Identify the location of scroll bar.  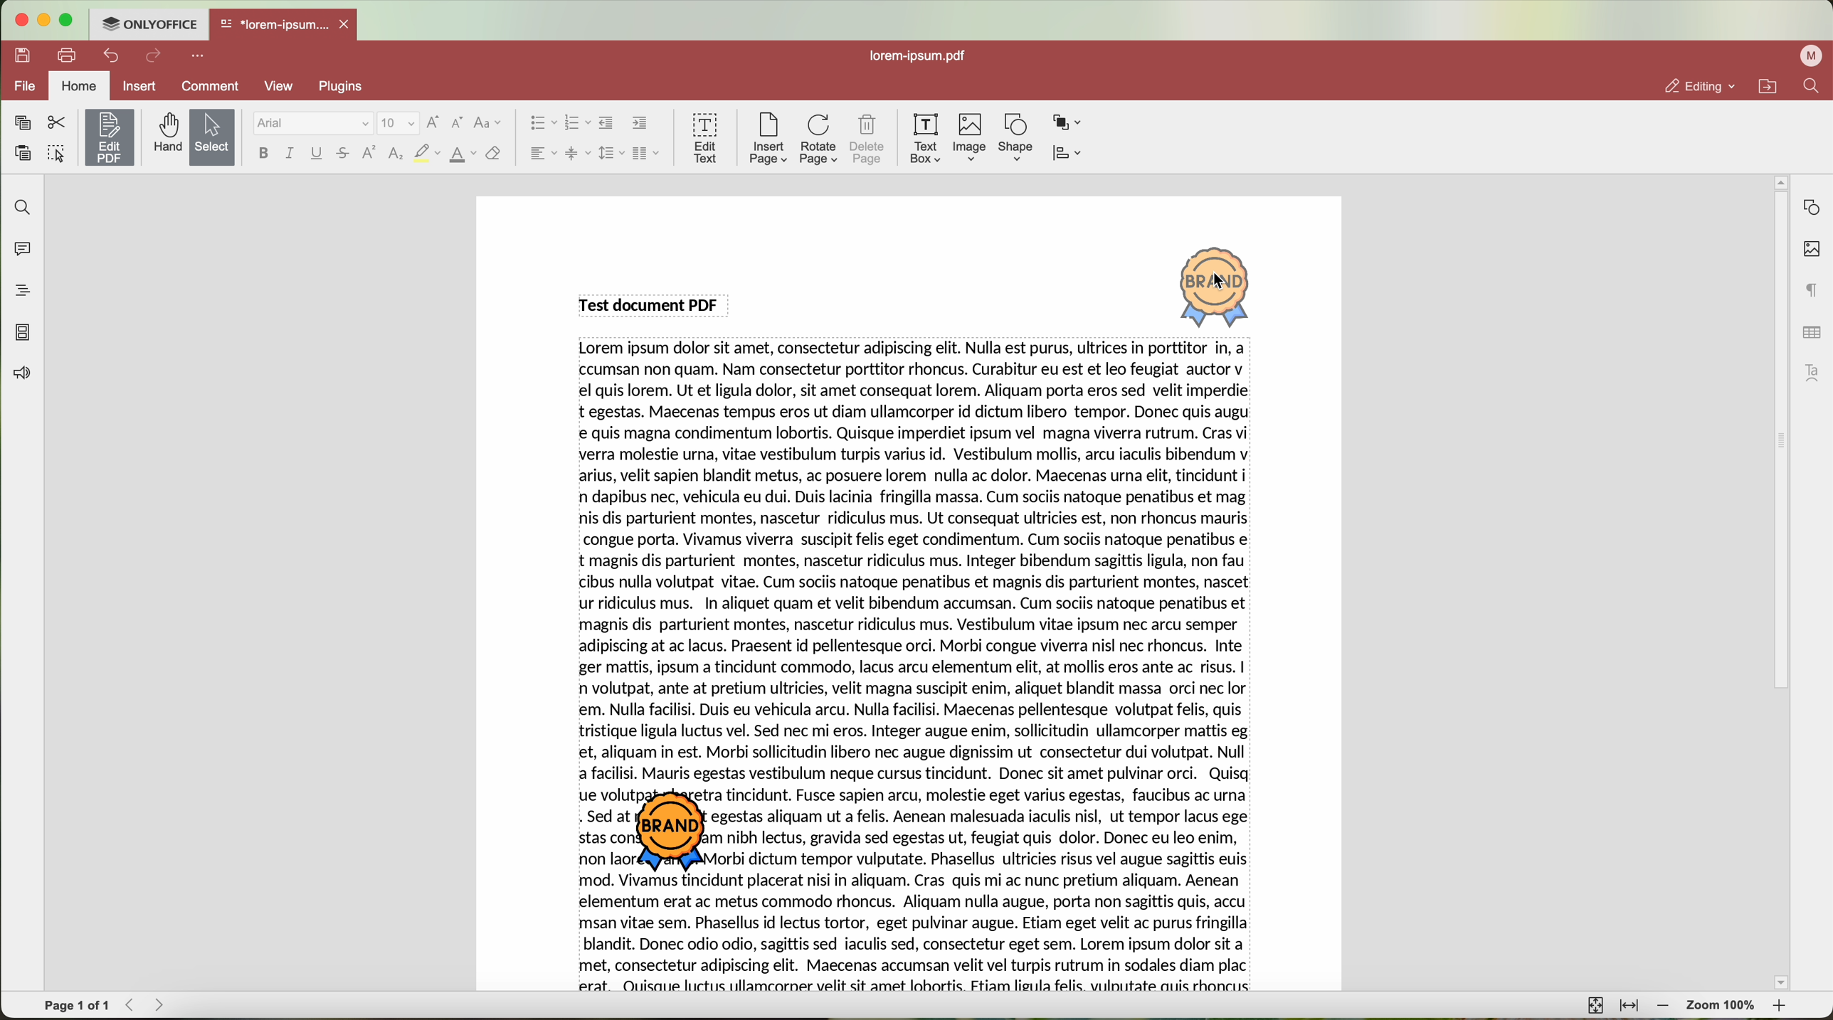
(1773, 583).